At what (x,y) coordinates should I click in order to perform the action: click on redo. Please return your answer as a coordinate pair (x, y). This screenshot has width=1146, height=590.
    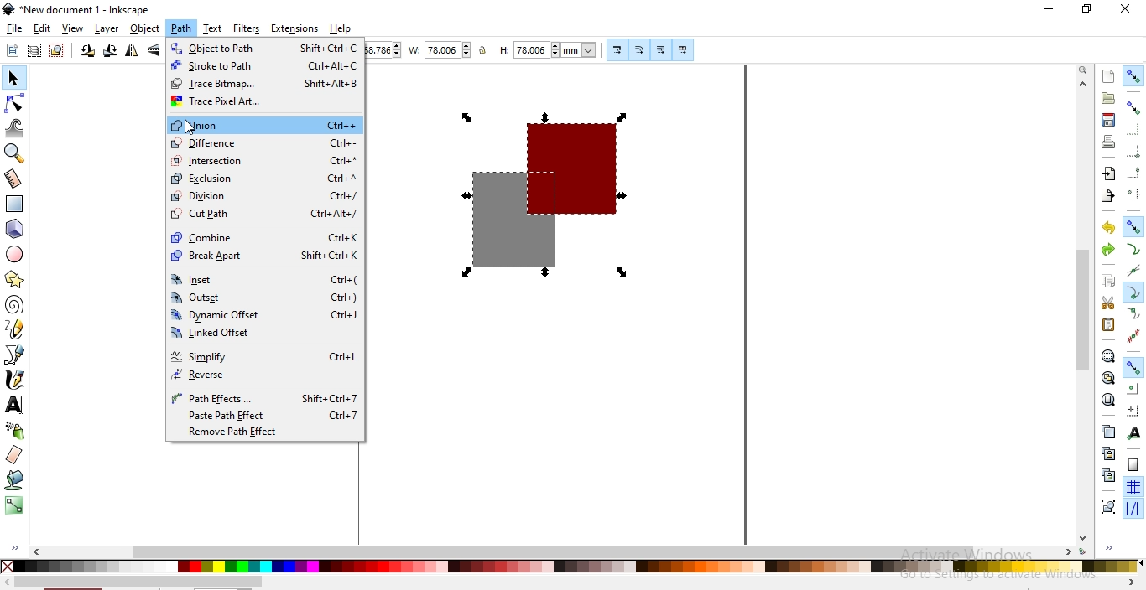
    Looking at the image, I should click on (1107, 249).